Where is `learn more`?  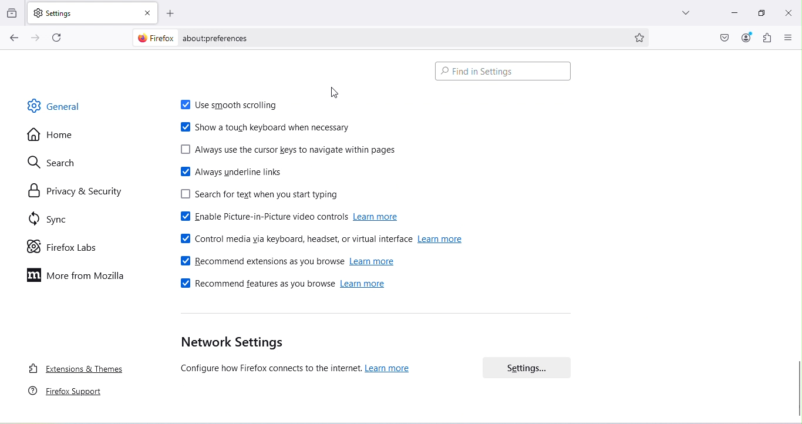 learn more is located at coordinates (444, 240).